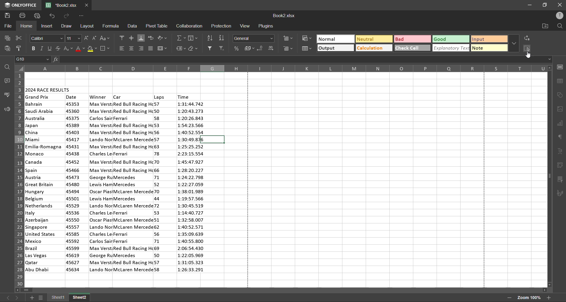  Describe the element at coordinates (66, 27) in the screenshot. I see `draw` at that location.